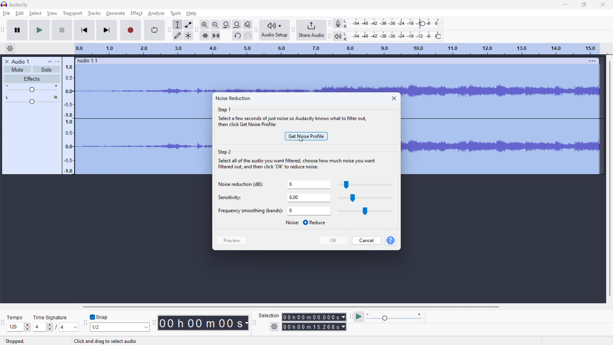 The image size is (613, 345). What do you see at coordinates (232, 241) in the screenshot?
I see `preview` at bounding box center [232, 241].